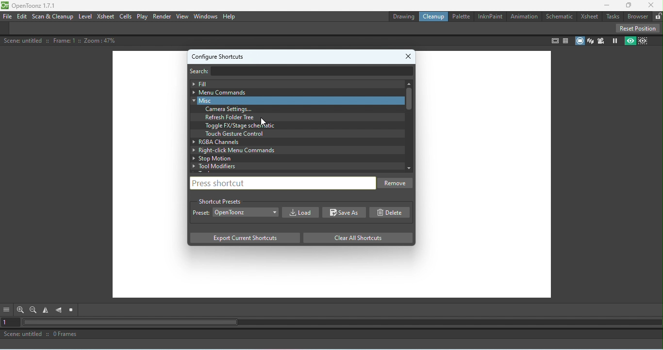  What do you see at coordinates (290, 141) in the screenshot?
I see `RGBA Channels` at bounding box center [290, 141].